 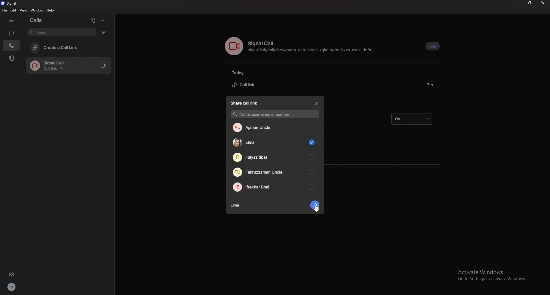 What do you see at coordinates (430, 84) in the screenshot?
I see `duration` at bounding box center [430, 84].